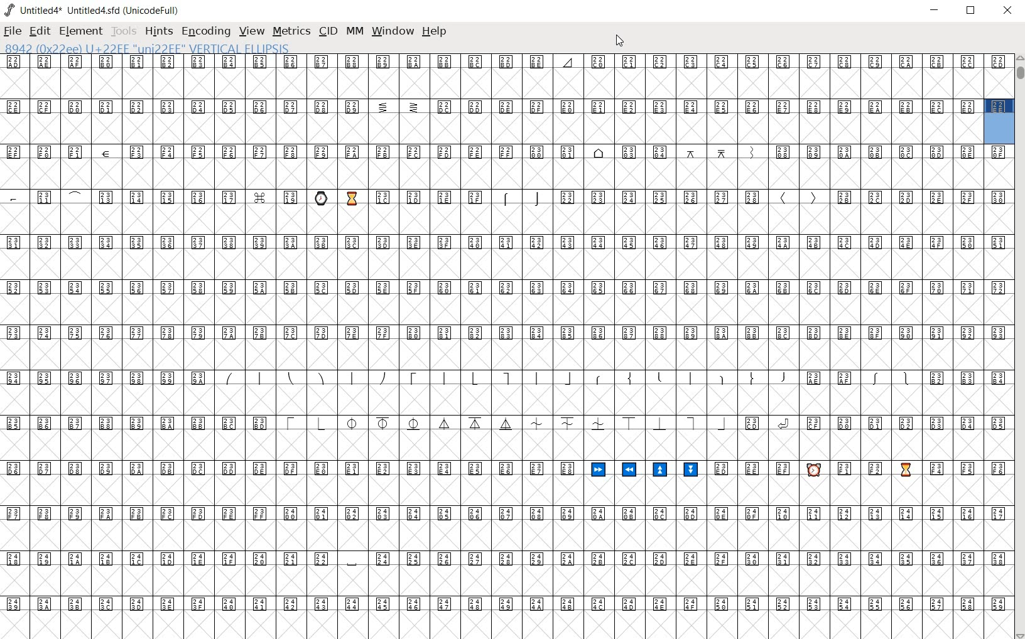  I want to click on CID, so click(327, 31).